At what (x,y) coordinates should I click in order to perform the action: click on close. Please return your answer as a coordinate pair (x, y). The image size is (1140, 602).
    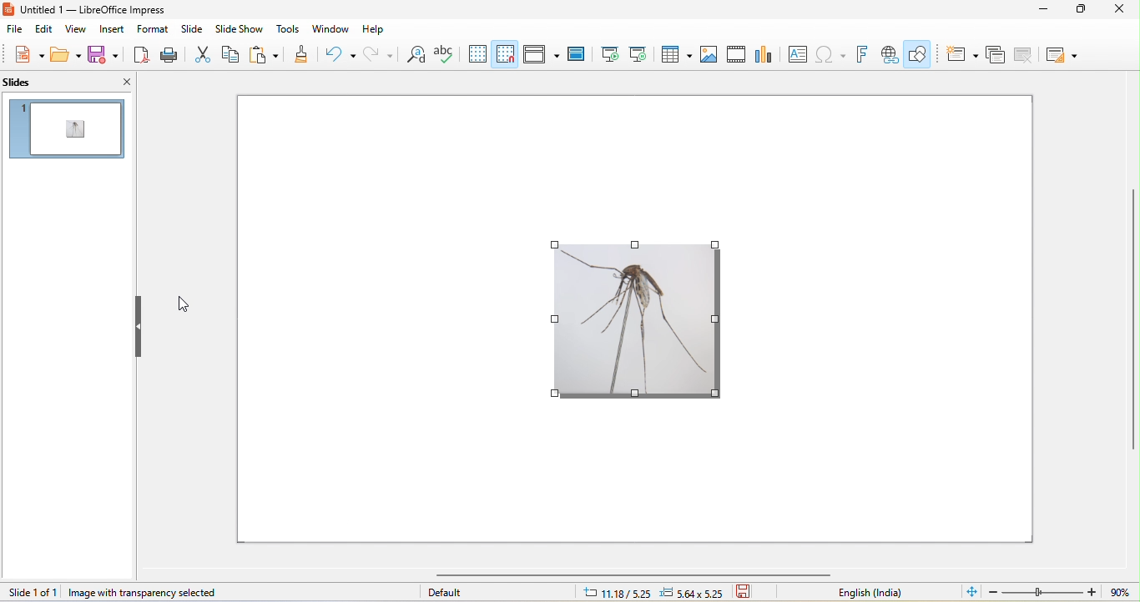
    Looking at the image, I should click on (124, 83).